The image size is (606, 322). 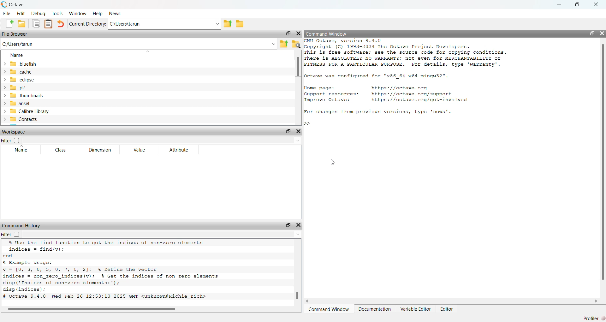 What do you see at coordinates (415, 78) in the screenshot?
I see `GNU Octave, version 9.4.0

Copyright (C) 1993-2024 The Octave Project Developers.

This is free software; see the source code for copying conditions.
There is ABSOLUTELY NO WARRANTY; not even for MERCHANTABILITY or
FITNESS FOR A PARTICULAR PURPOSE. For details, type 'warranty'.
Octave was configured for "x86_64-w64-mingw32".

Home page: https://octave.org

Support resources: https: //octave.org/support

Improve Octave: https://octave.org/get-involved

For changes from previous versions, type 'news'.` at bounding box center [415, 78].